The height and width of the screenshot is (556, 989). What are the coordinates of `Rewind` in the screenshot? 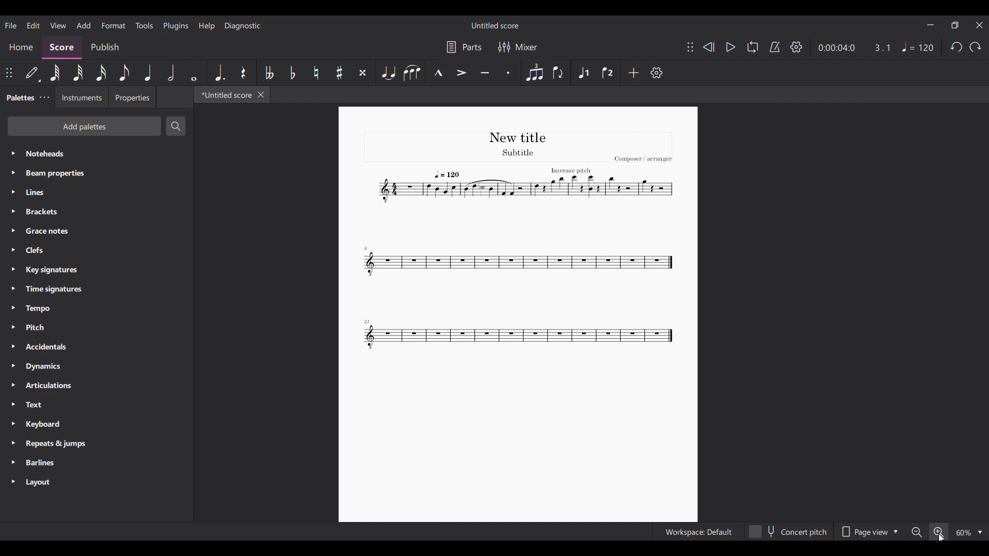 It's located at (708, 47).